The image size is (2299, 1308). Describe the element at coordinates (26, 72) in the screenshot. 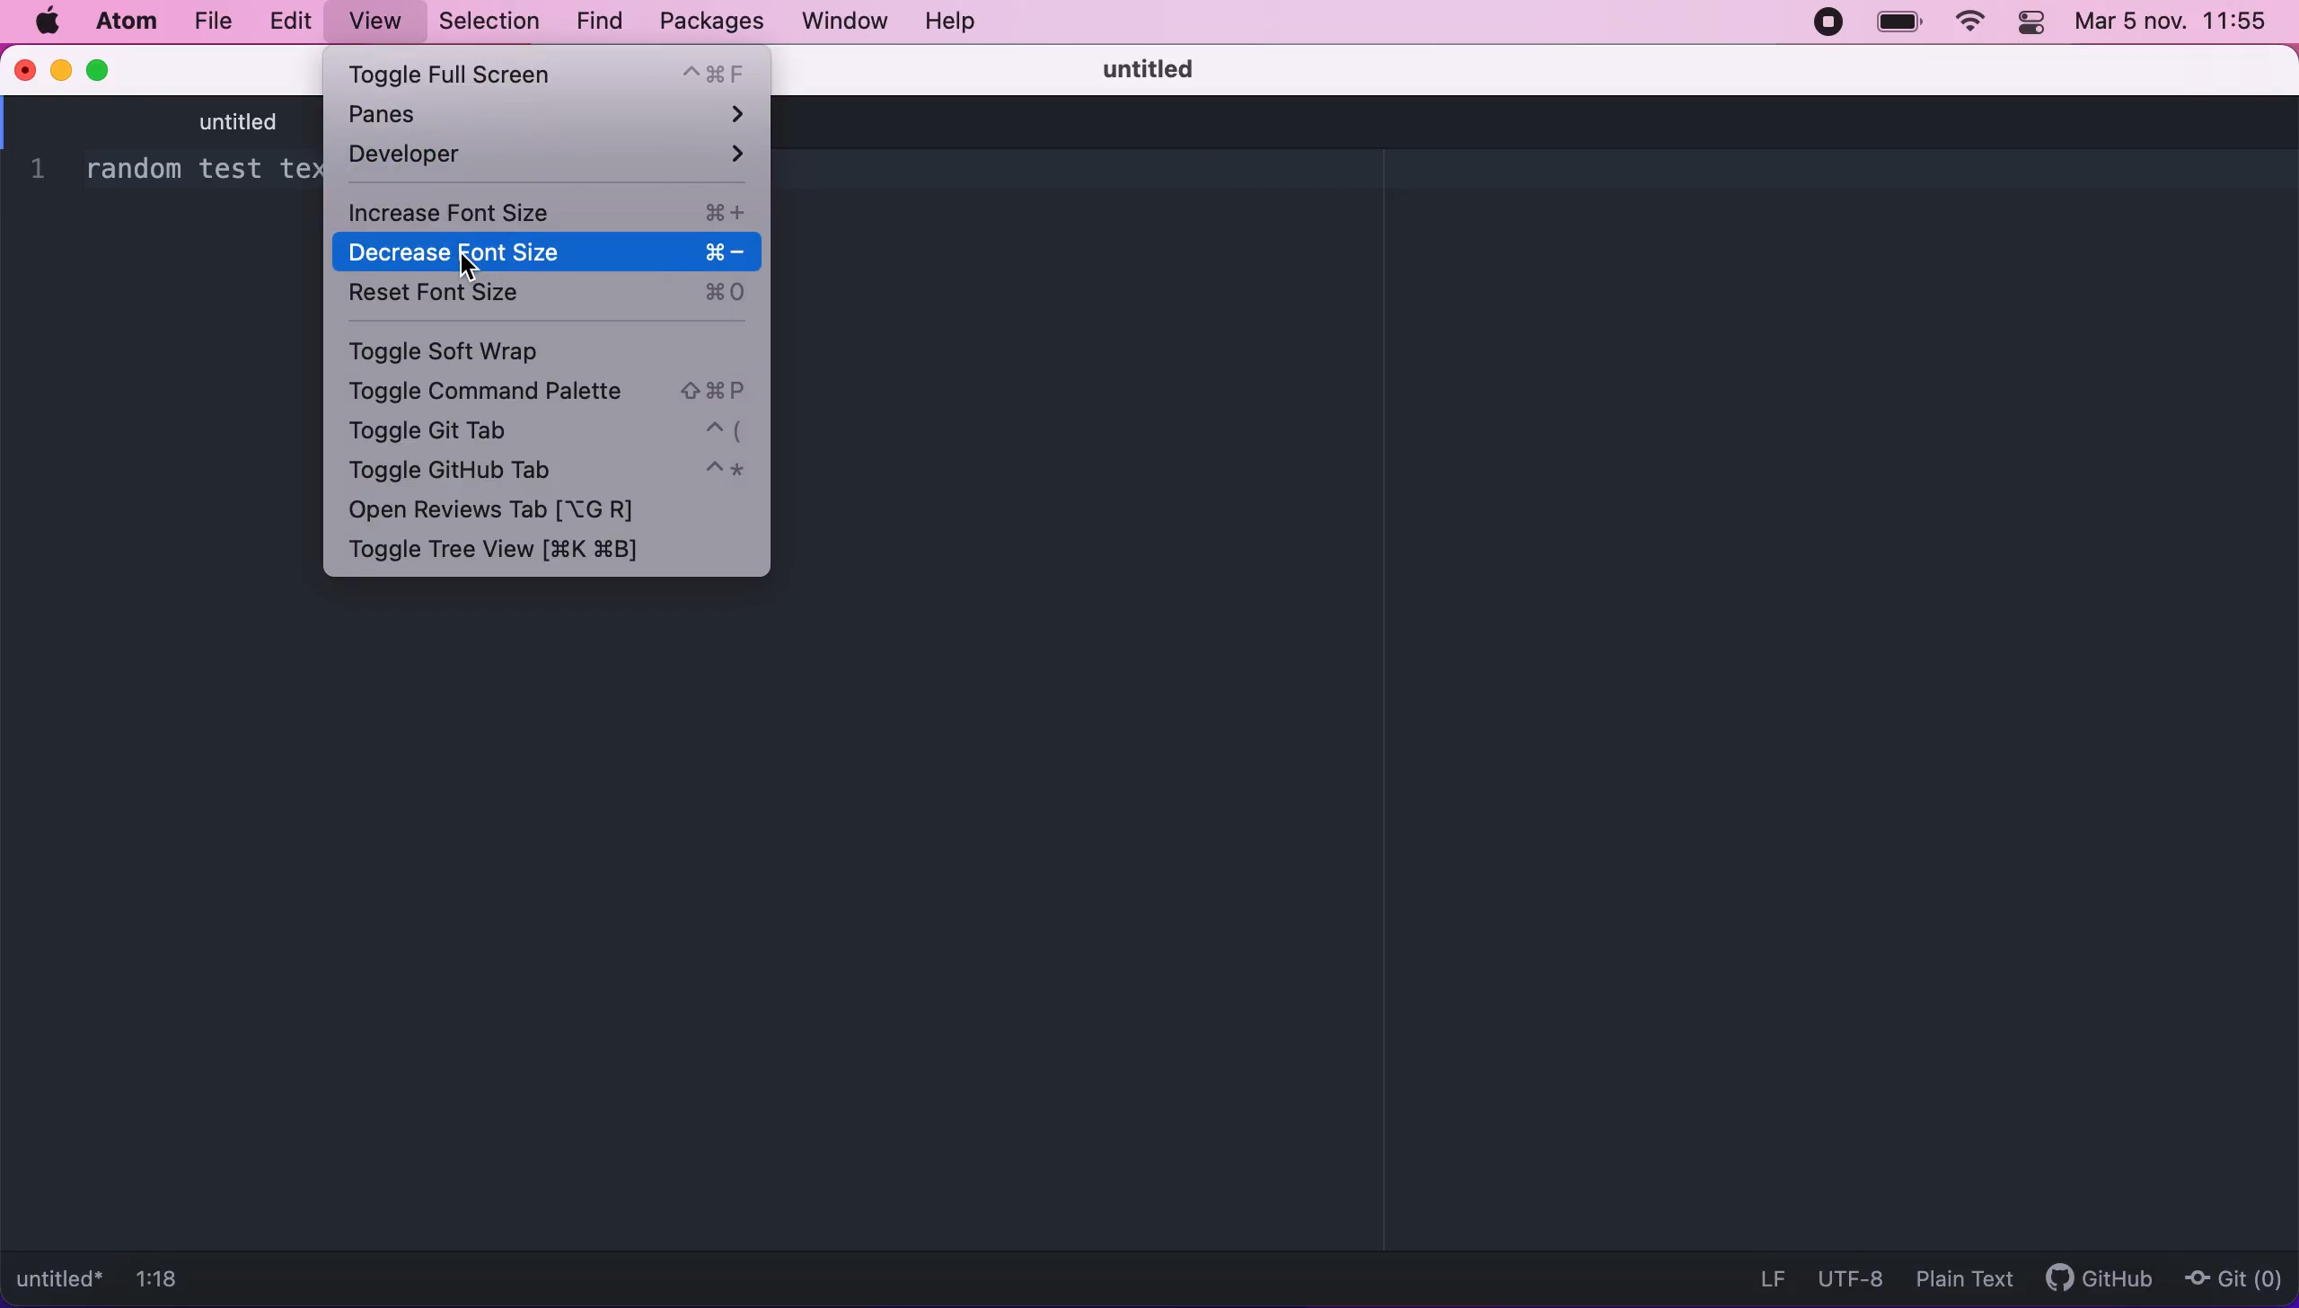

I see `close` at that location.